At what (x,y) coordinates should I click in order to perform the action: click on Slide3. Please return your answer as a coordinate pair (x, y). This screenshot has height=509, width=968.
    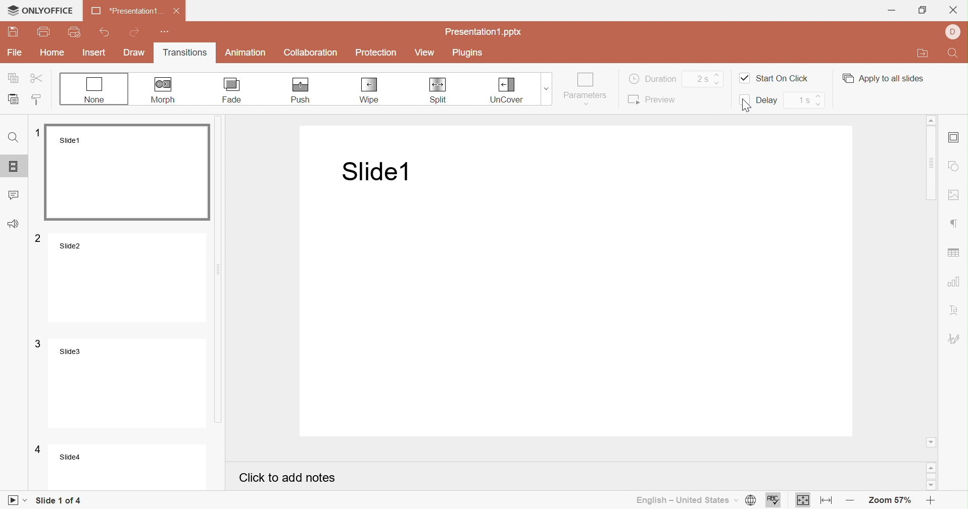
    Looking at the image, I should click on (119, 382).